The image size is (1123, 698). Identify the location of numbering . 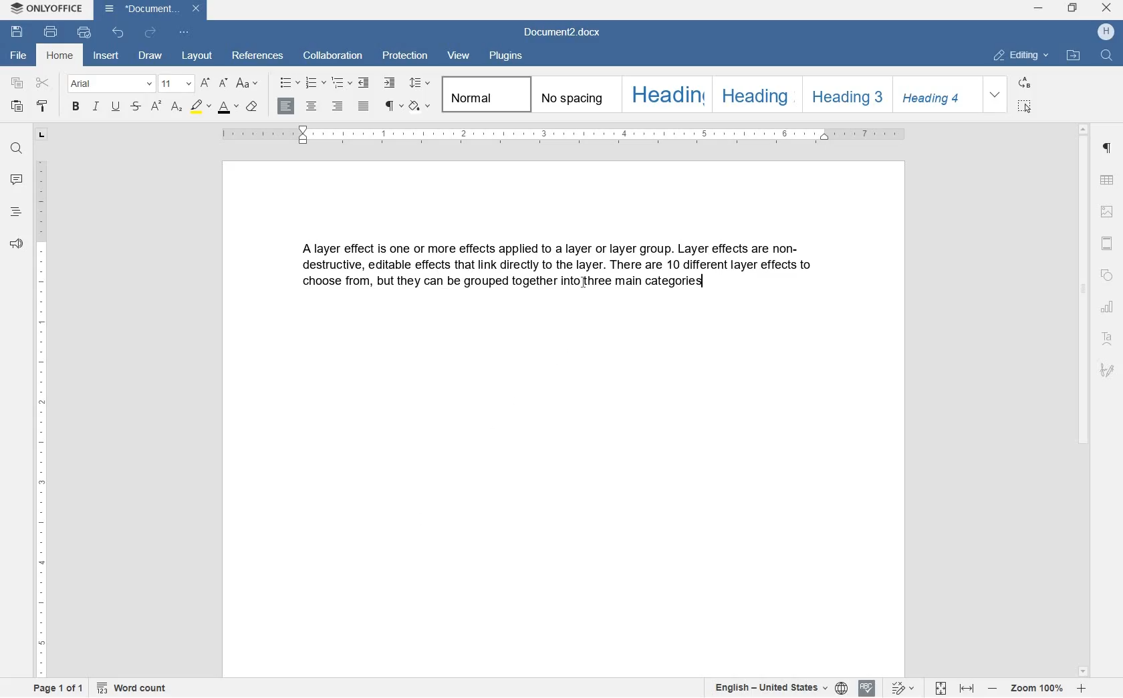
(316, 83).